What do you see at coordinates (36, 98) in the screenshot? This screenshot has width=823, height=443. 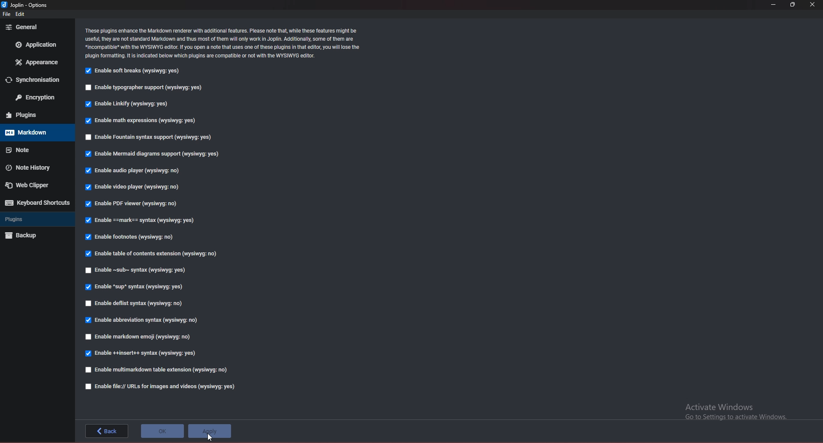 I see `encryption` at bounding box center [36, 98].